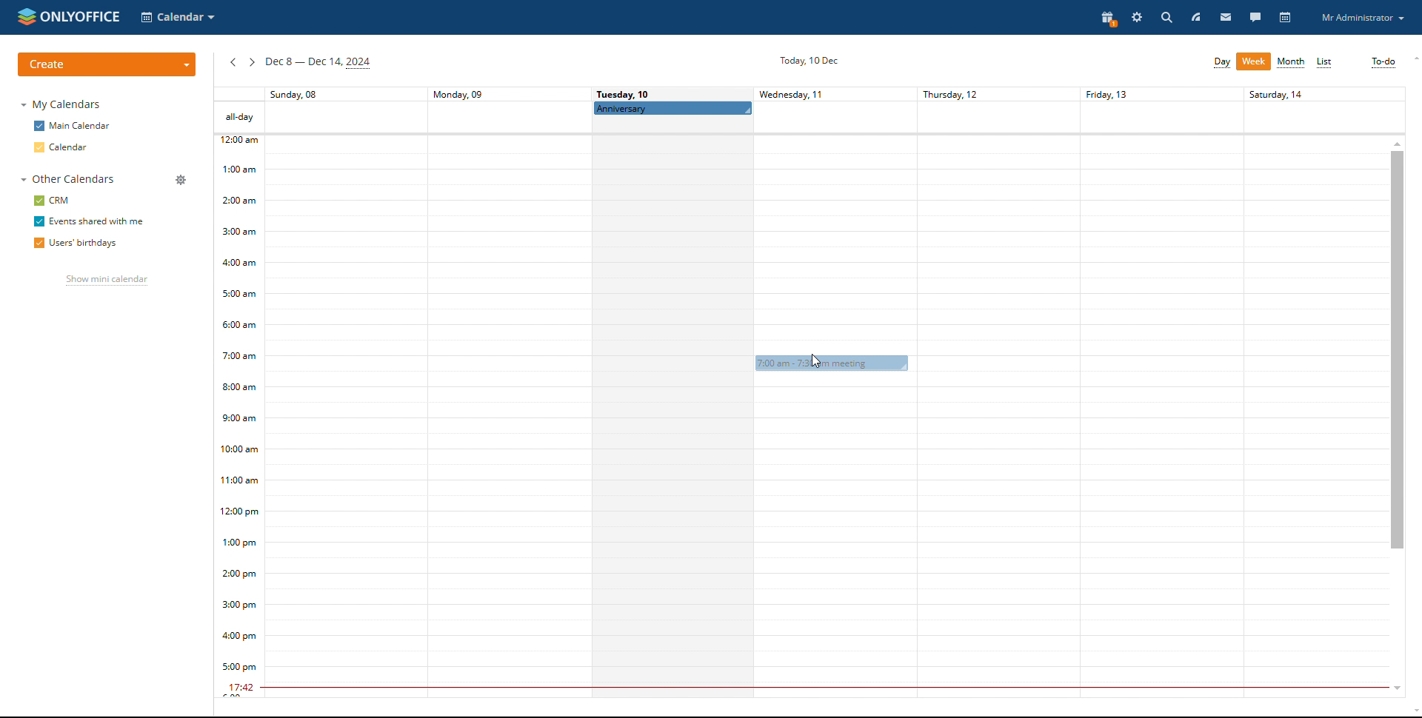  Describe the element at coordinates (818, 357) in the screenshot. I see `cursor` at that location.